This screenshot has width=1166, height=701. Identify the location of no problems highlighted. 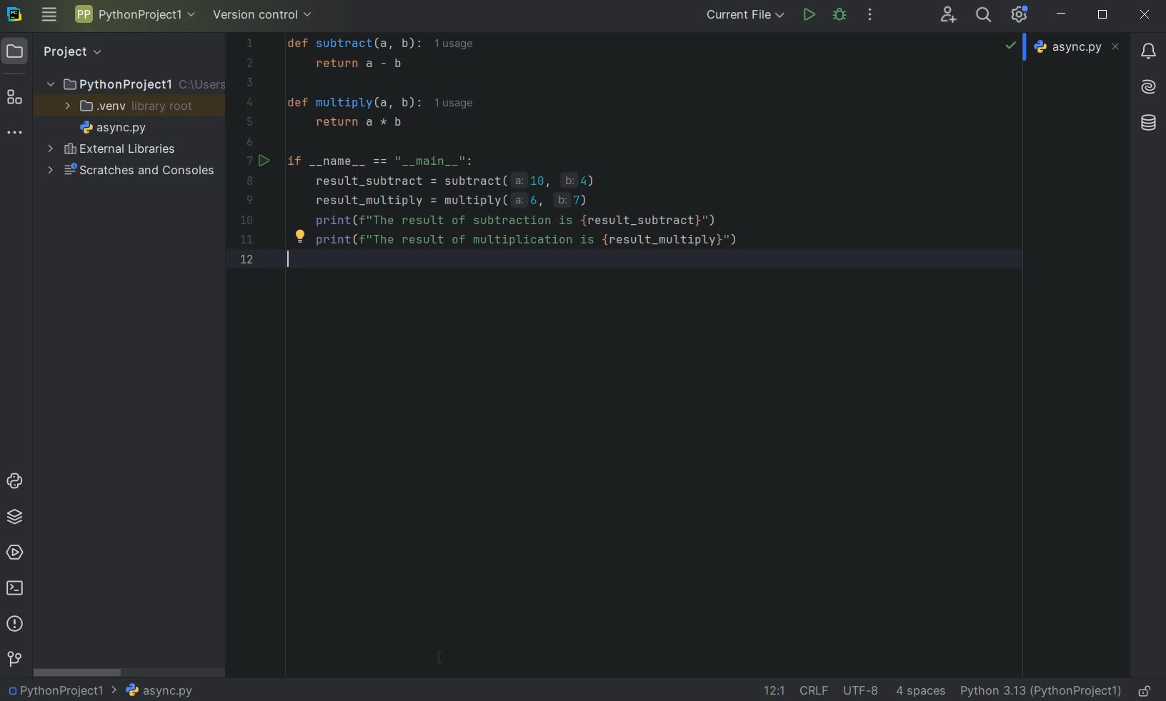
(1012, 47).